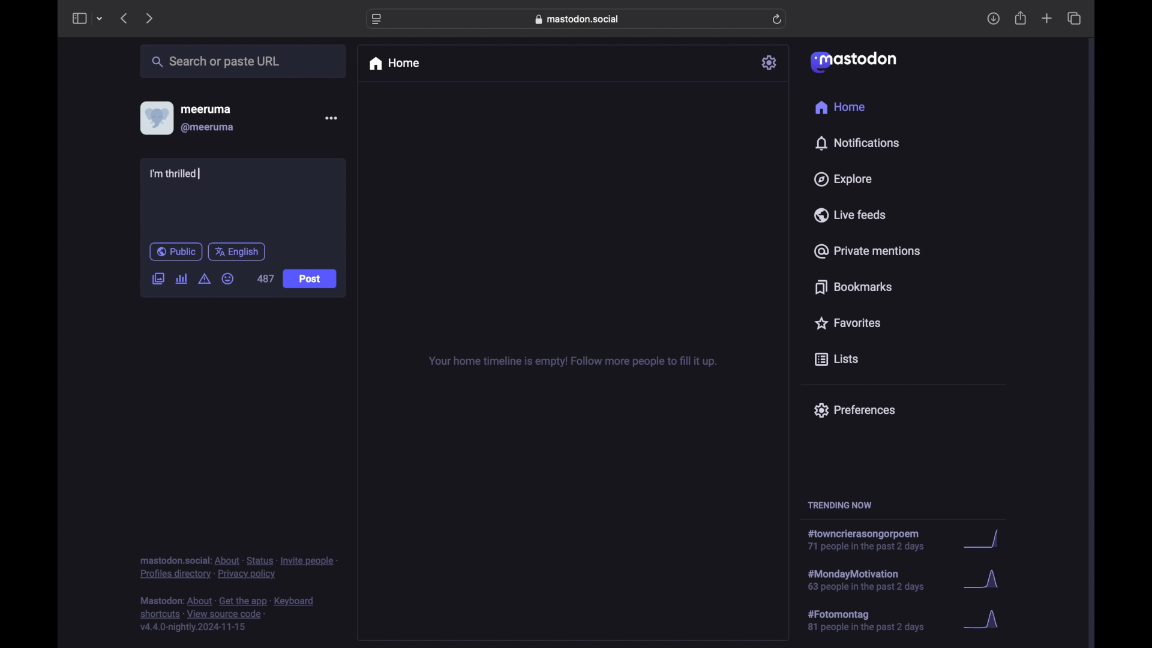 The height and width of the screenshot is (648, 1152). I want to click on home, so click(841, 107).